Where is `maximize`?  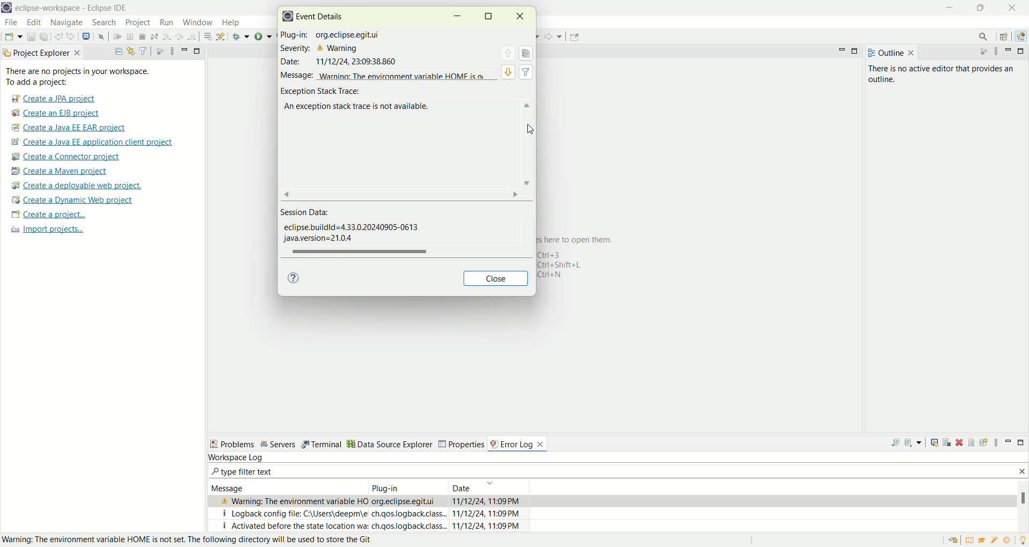
maximize is located at coordinates (197, 50).